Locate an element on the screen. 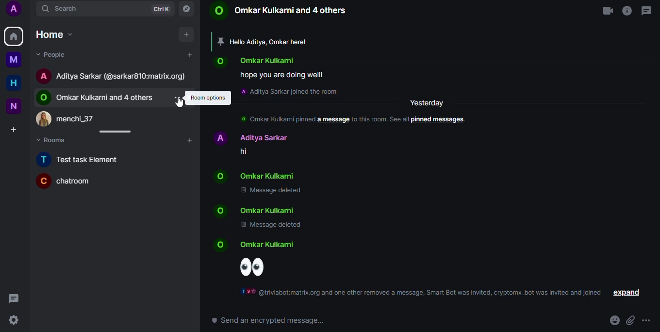 Image resolution: width=660 pixels, height=332 pixels. info is located at coordinates (276, 119).